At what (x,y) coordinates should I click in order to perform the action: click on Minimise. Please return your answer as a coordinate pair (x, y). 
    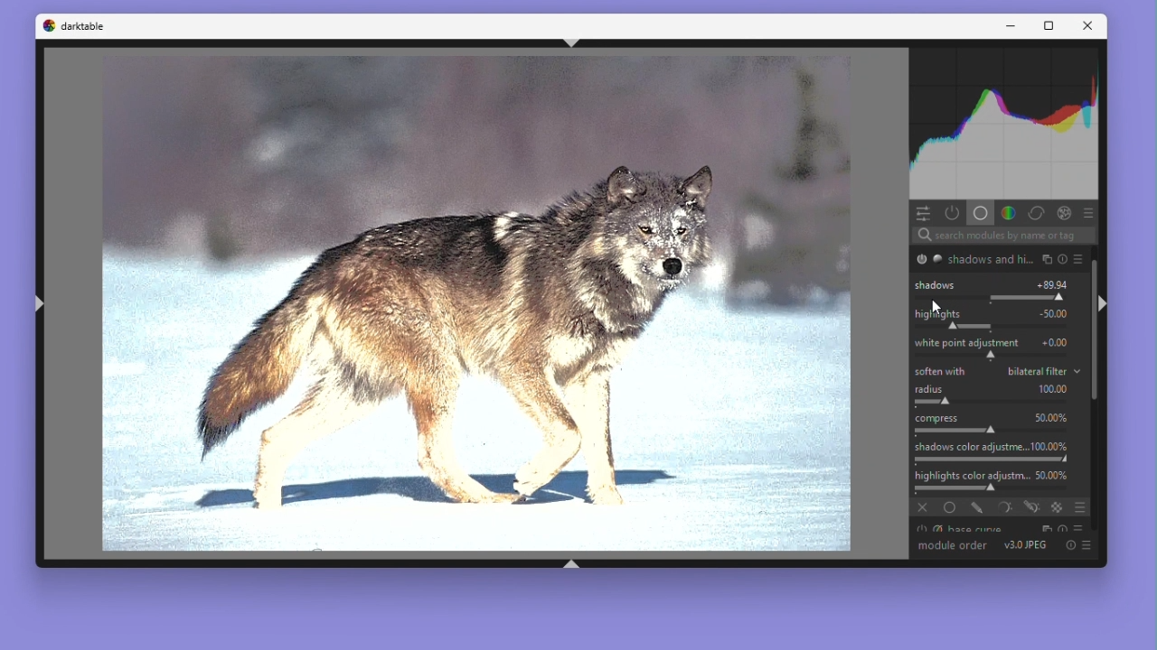
    Looking at the image, I should click on (1017, 27).